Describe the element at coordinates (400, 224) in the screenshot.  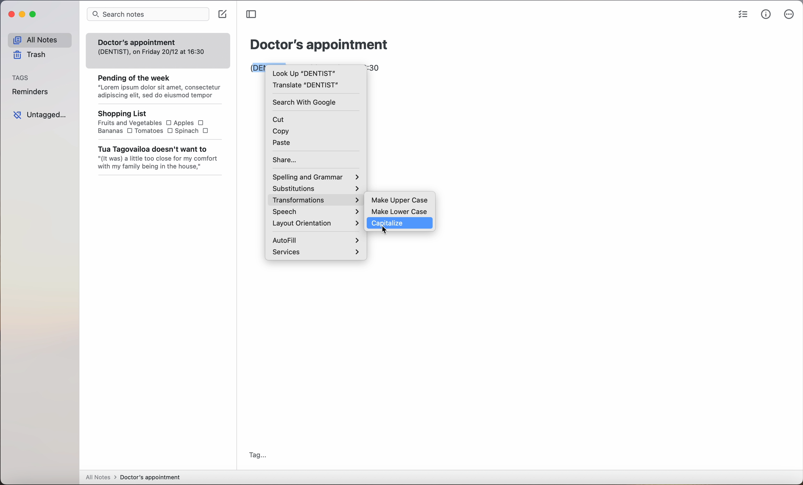
I see ` capitalize` at that location.